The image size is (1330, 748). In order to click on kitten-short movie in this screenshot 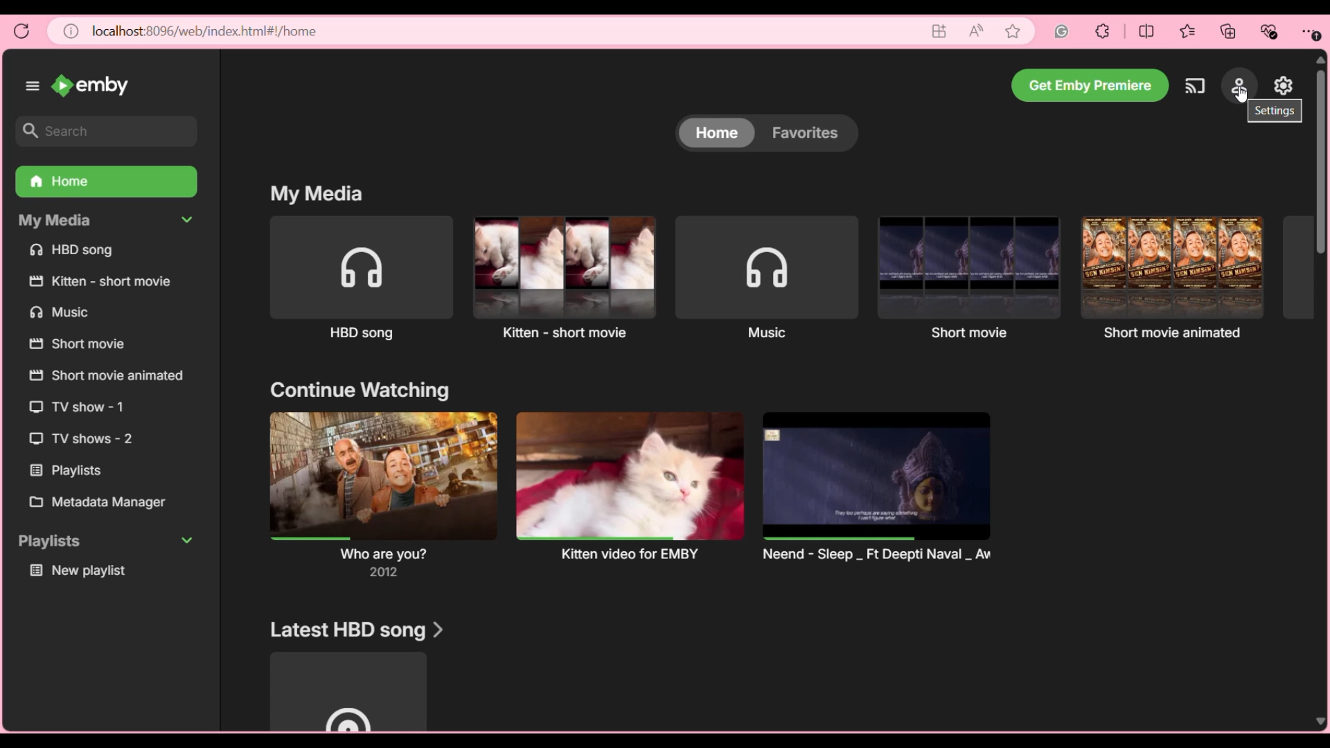, I will do `click(558, 277)`.